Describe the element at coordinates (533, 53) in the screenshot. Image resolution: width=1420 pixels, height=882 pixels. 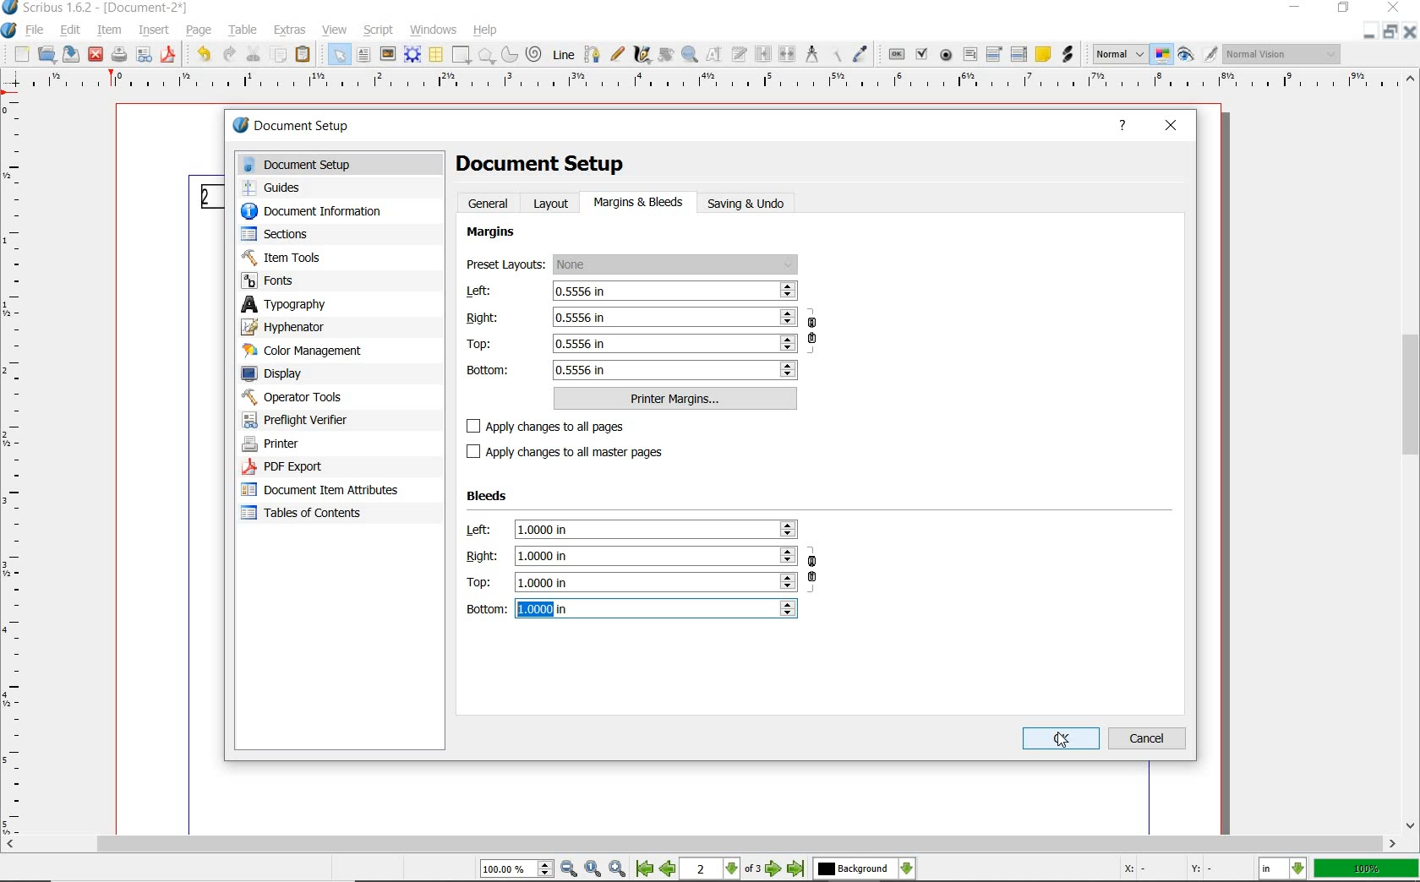
I see `spiral` at that location.